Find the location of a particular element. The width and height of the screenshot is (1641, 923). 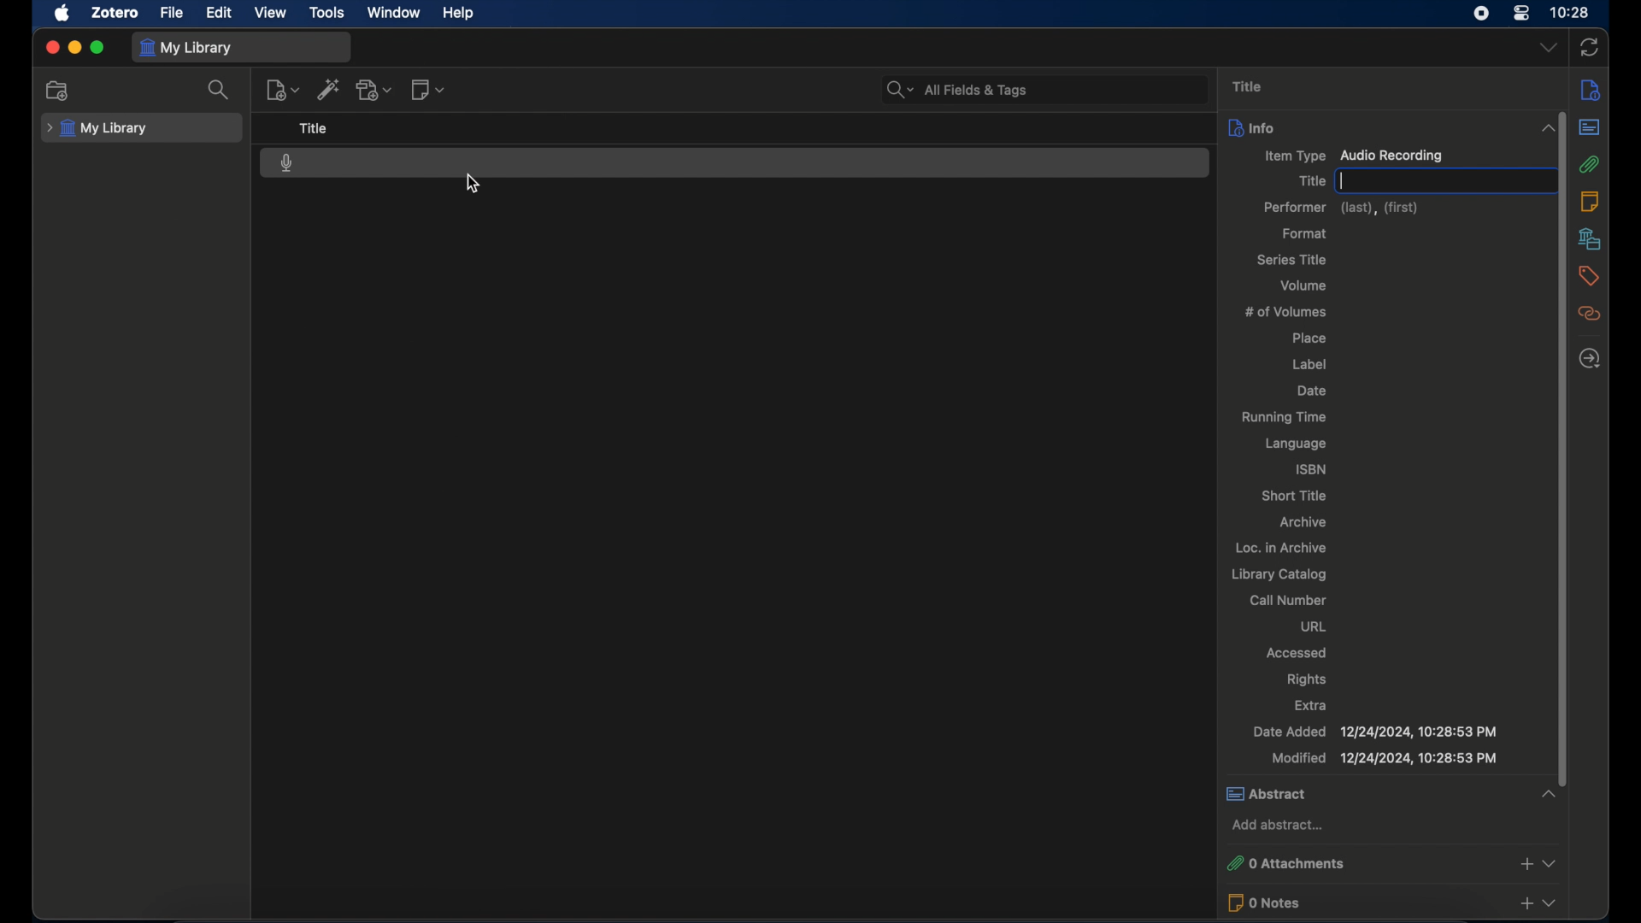

new notes is located at coordinates (429, 89).